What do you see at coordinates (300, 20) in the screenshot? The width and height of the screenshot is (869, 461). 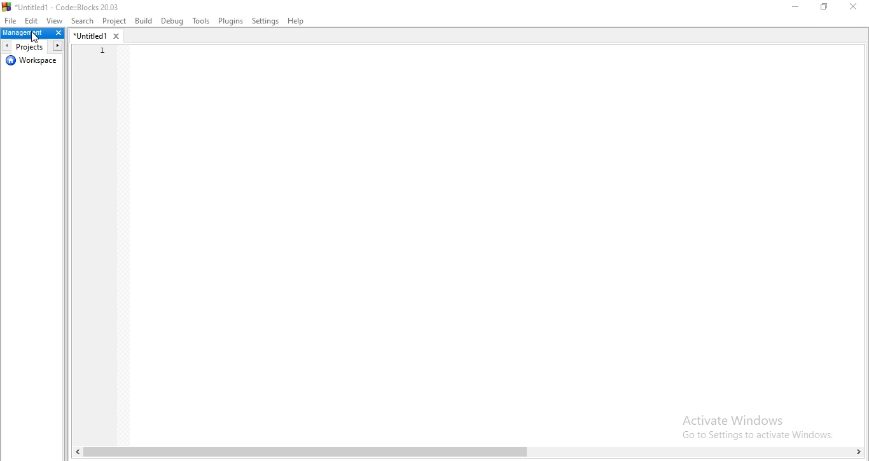 I see `Help` at bounding box center [300, 20].